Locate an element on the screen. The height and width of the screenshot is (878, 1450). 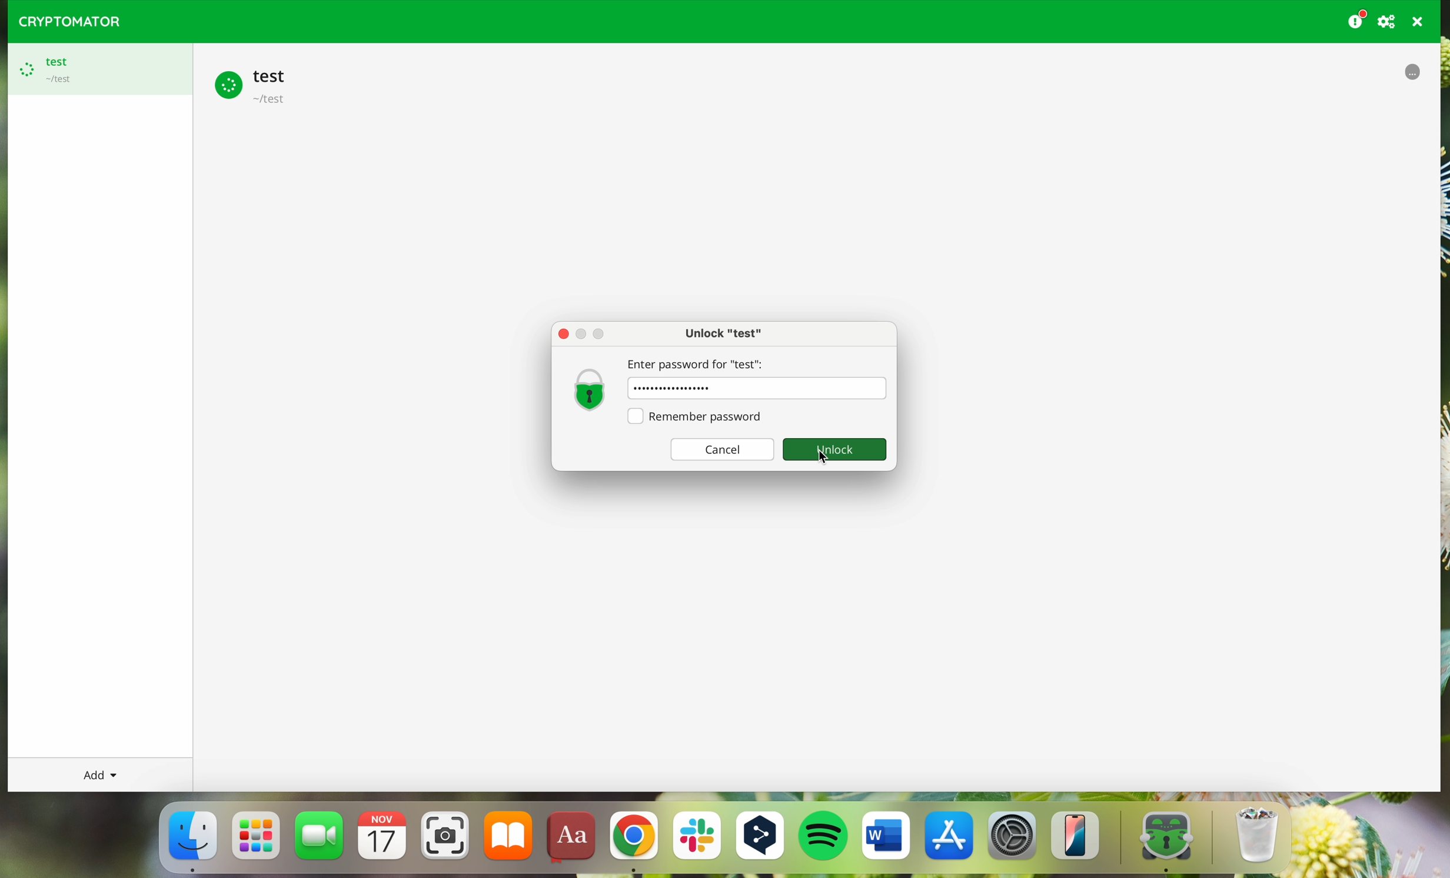
preferences is located at coordinates (1388, 21).